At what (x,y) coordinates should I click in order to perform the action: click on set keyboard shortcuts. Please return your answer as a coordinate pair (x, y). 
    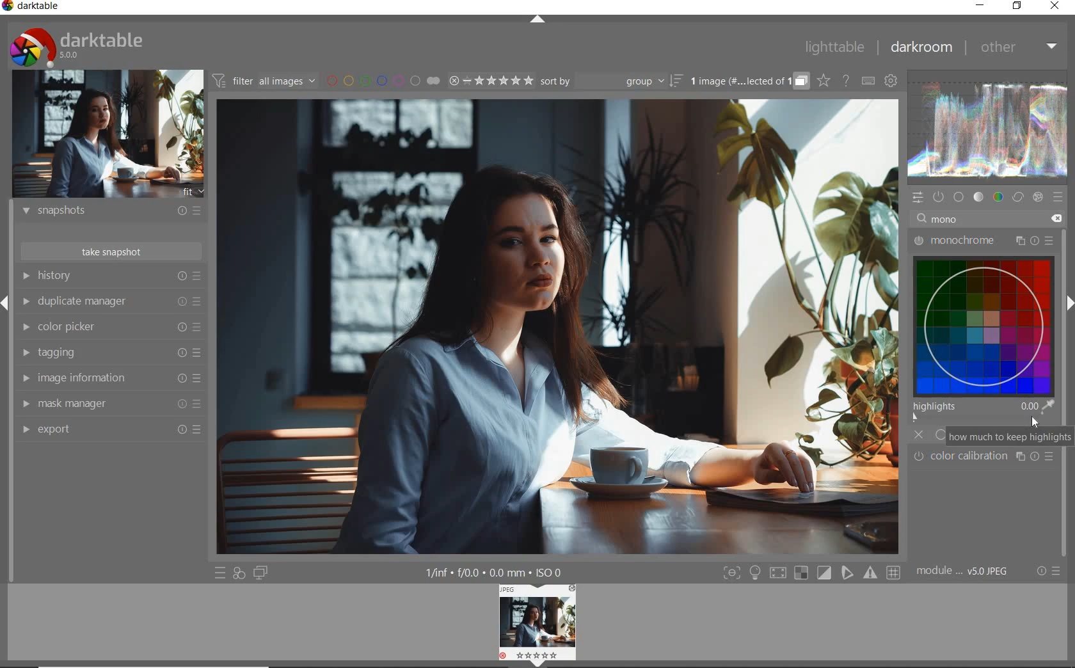
    Looking at the image, I should click on (868, 81).